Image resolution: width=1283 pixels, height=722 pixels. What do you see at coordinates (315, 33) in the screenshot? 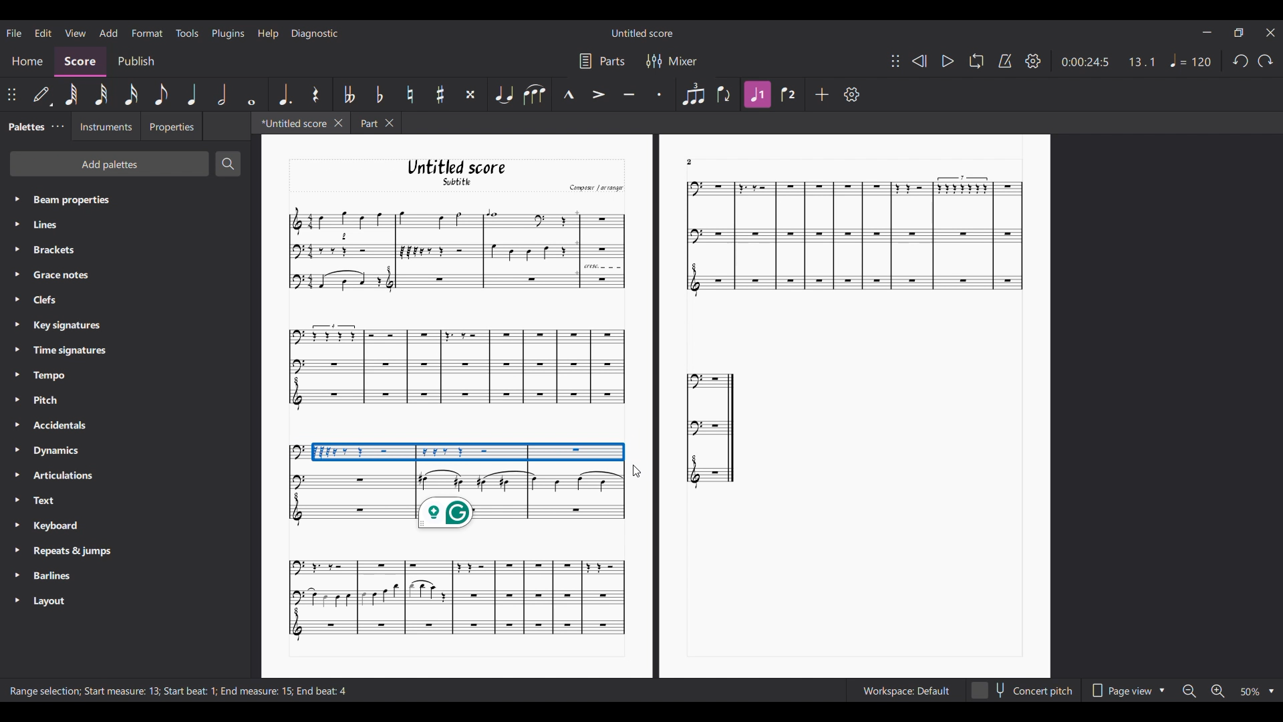
I see `Diagnostic menu` at bounding box center [315, 33].